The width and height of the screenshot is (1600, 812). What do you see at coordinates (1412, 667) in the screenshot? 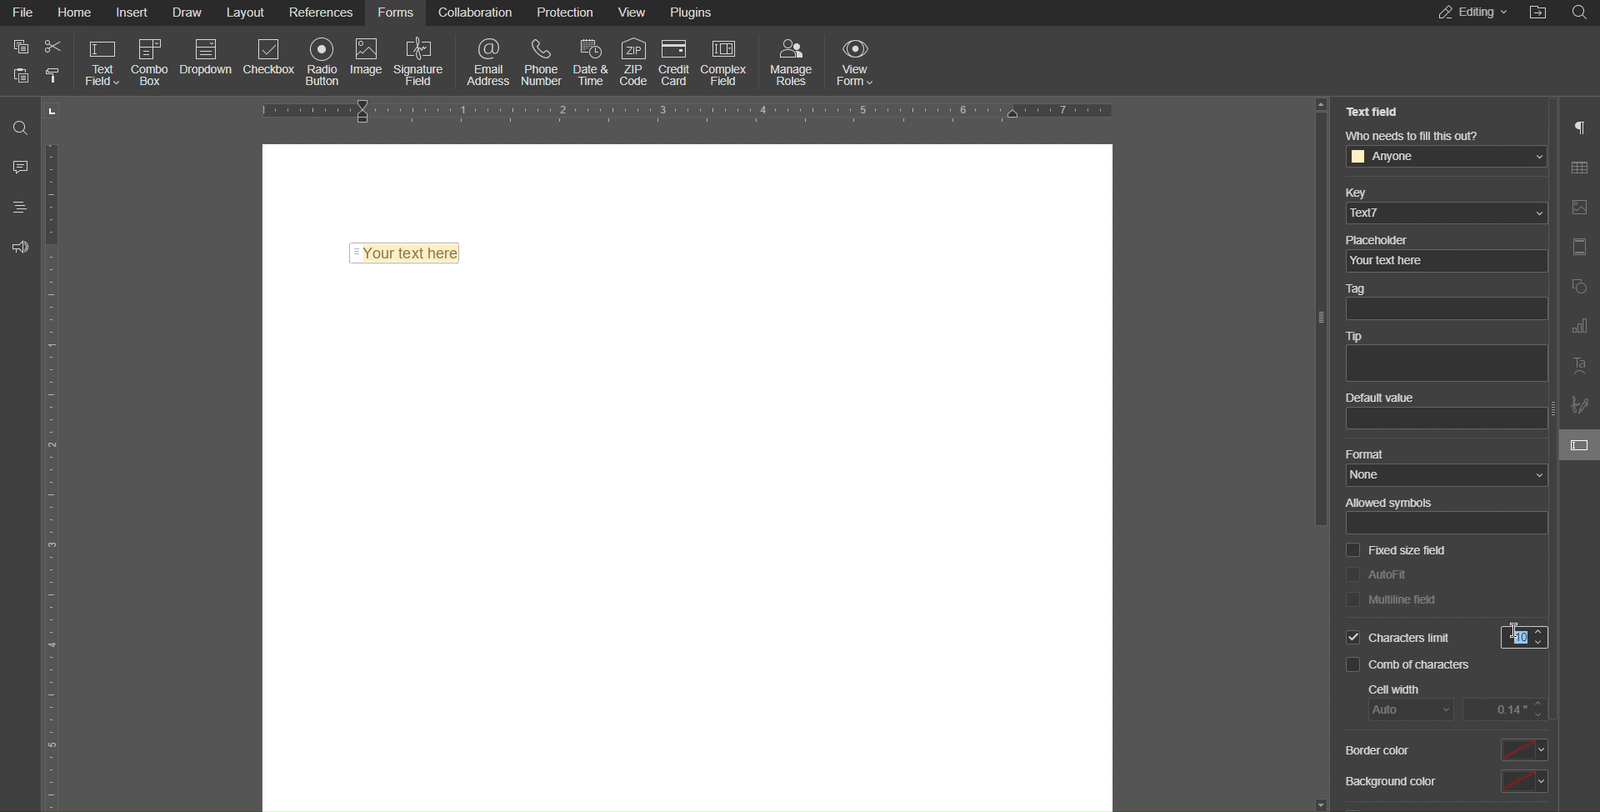
I see `Comb of characters` at bounding box center [1412, 667].